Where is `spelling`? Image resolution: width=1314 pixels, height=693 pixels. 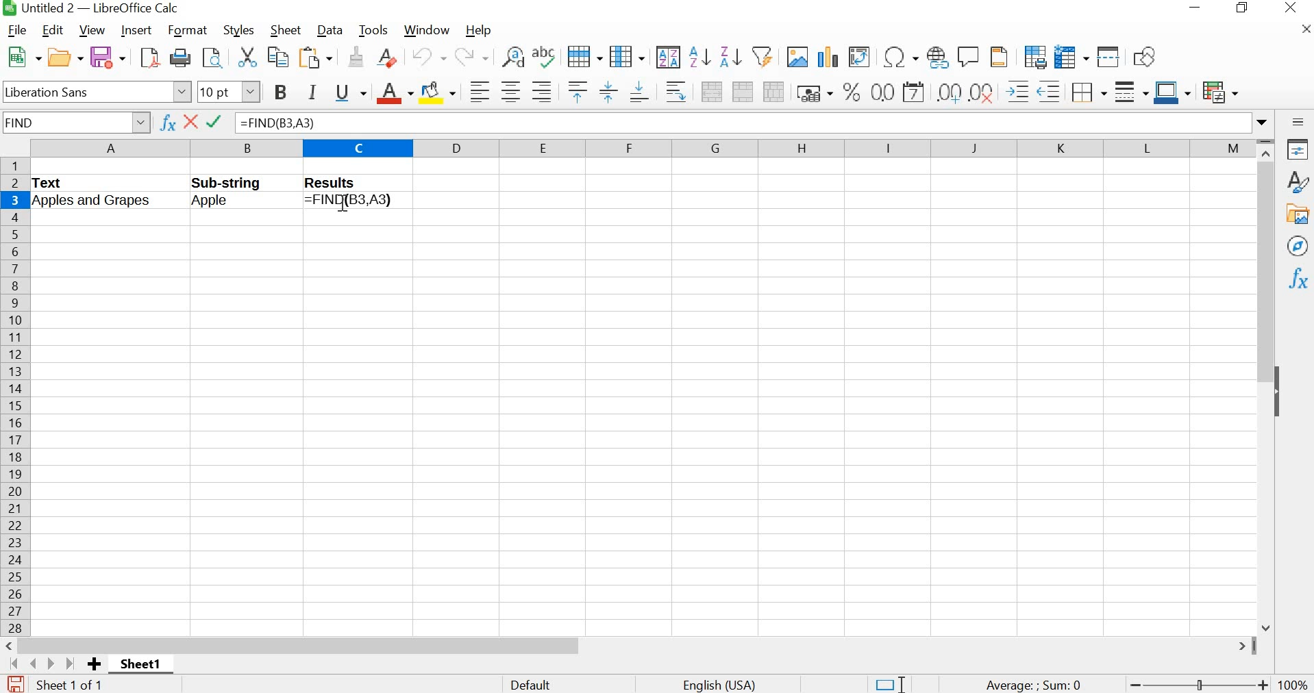 spelling is located at coordinates (543, 58).